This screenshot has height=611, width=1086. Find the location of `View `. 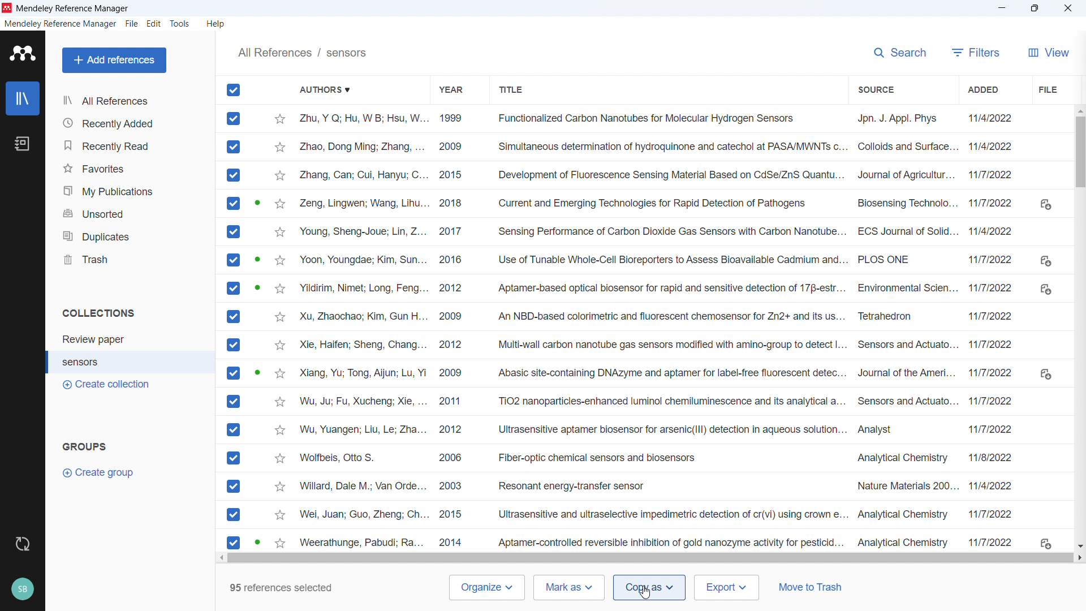

View  is located at coordinates (1050, 53).